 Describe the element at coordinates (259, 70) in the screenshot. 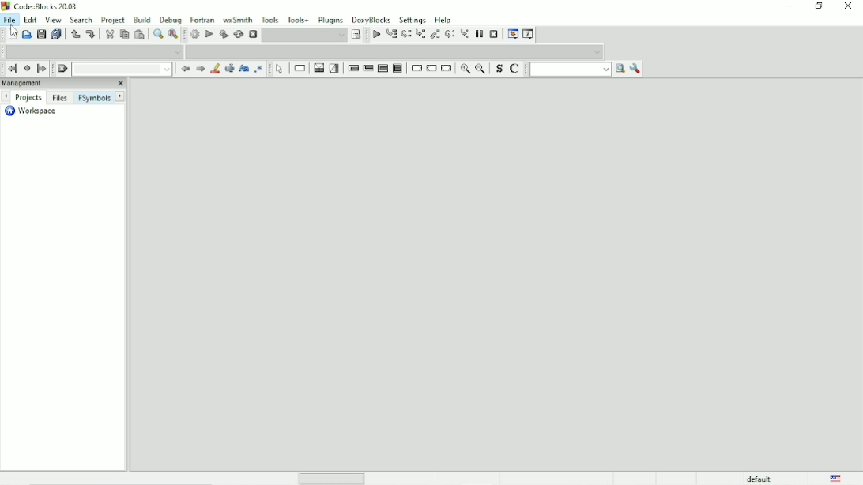

I see `Use regex ` at that location.